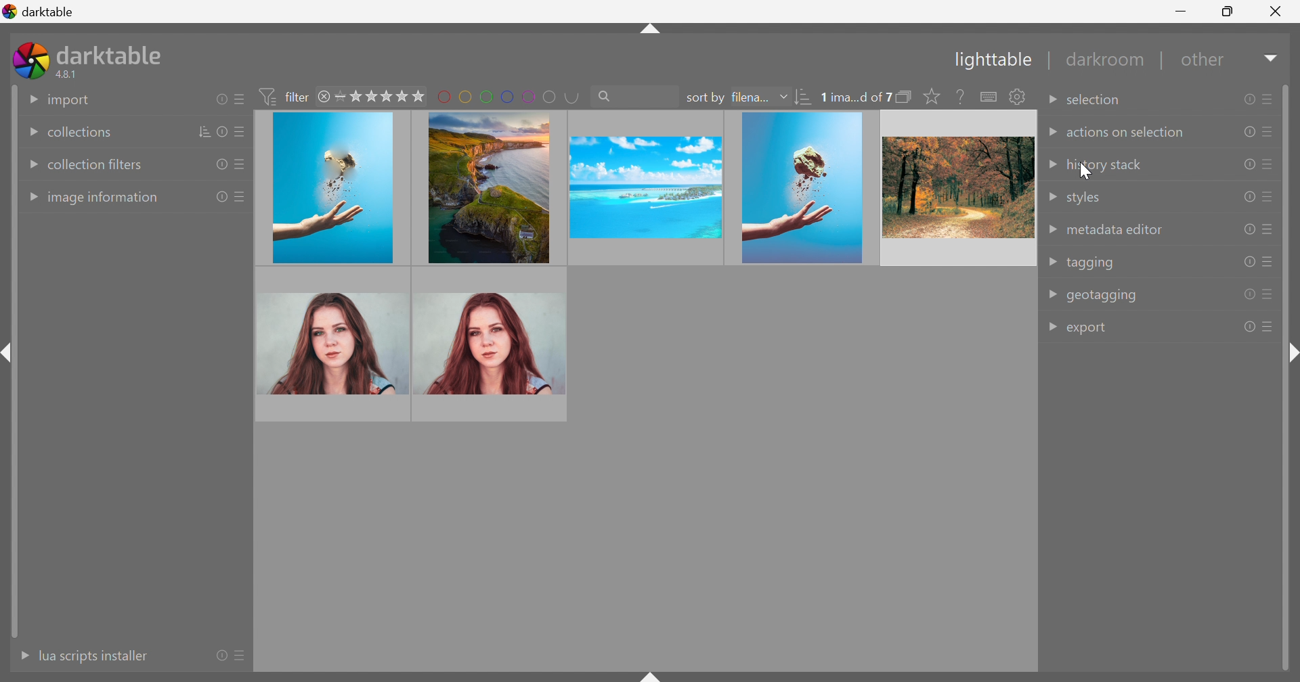 Image resolution: width=1300 pixels, height=682 pixels. Describe the element at coordinates (239, 99) in the screenshot. I see `presets` at that location.